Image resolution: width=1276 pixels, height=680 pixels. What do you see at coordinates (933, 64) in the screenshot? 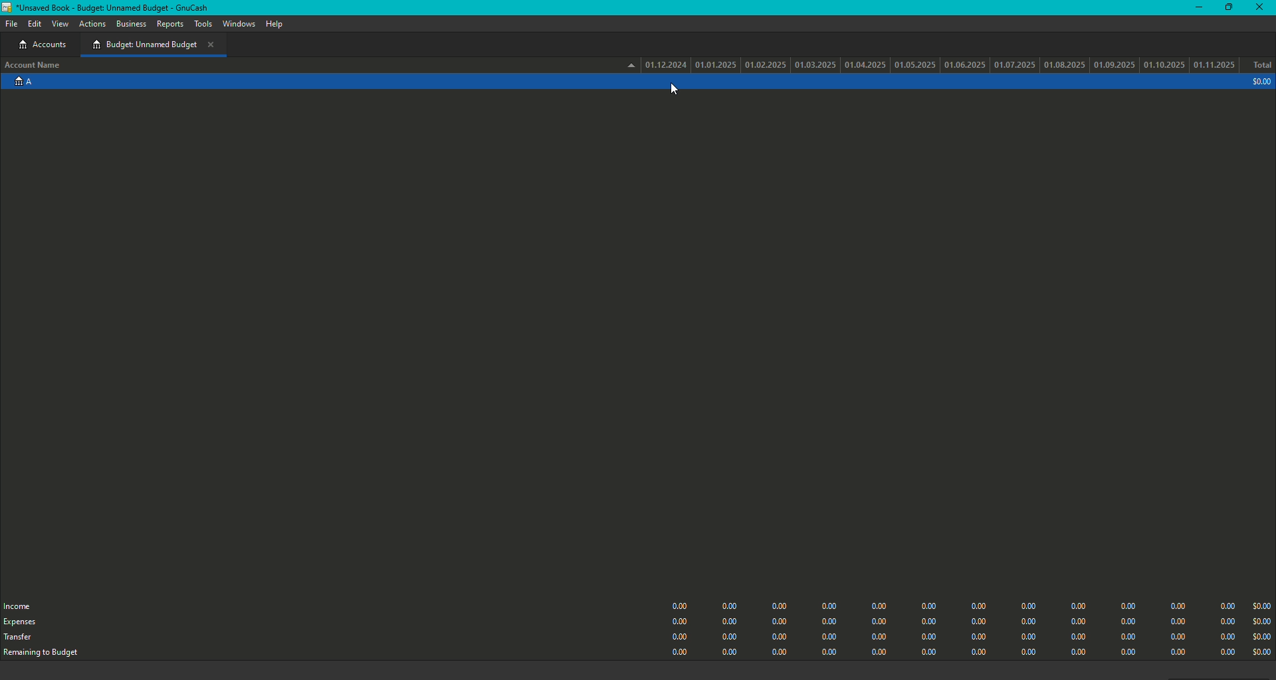
I see `Date range` at bounding box center [933, 64].